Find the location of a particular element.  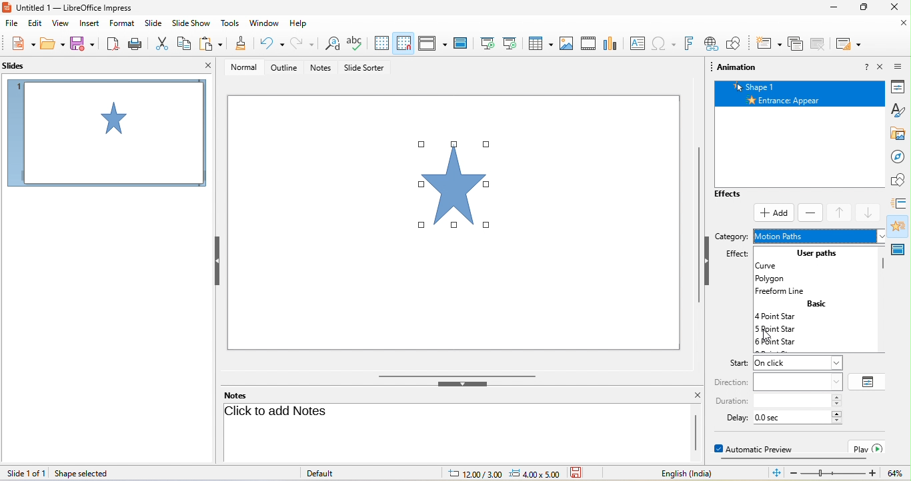

delete slide is located at coordinates (794, 45).